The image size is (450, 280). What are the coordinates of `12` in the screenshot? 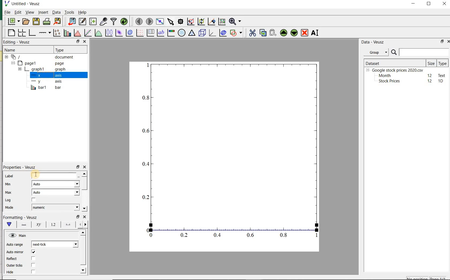 It's located at (430, 75).